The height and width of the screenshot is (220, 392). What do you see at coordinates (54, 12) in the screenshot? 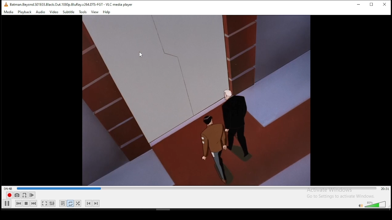
I see `Video` at bounding box center [54, 12].